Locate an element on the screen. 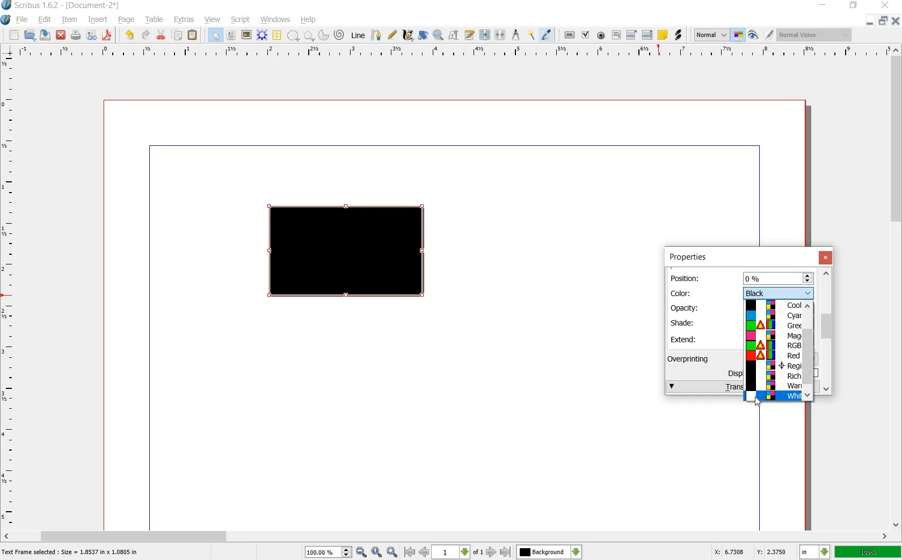  help is located at coordinates (309, 20).